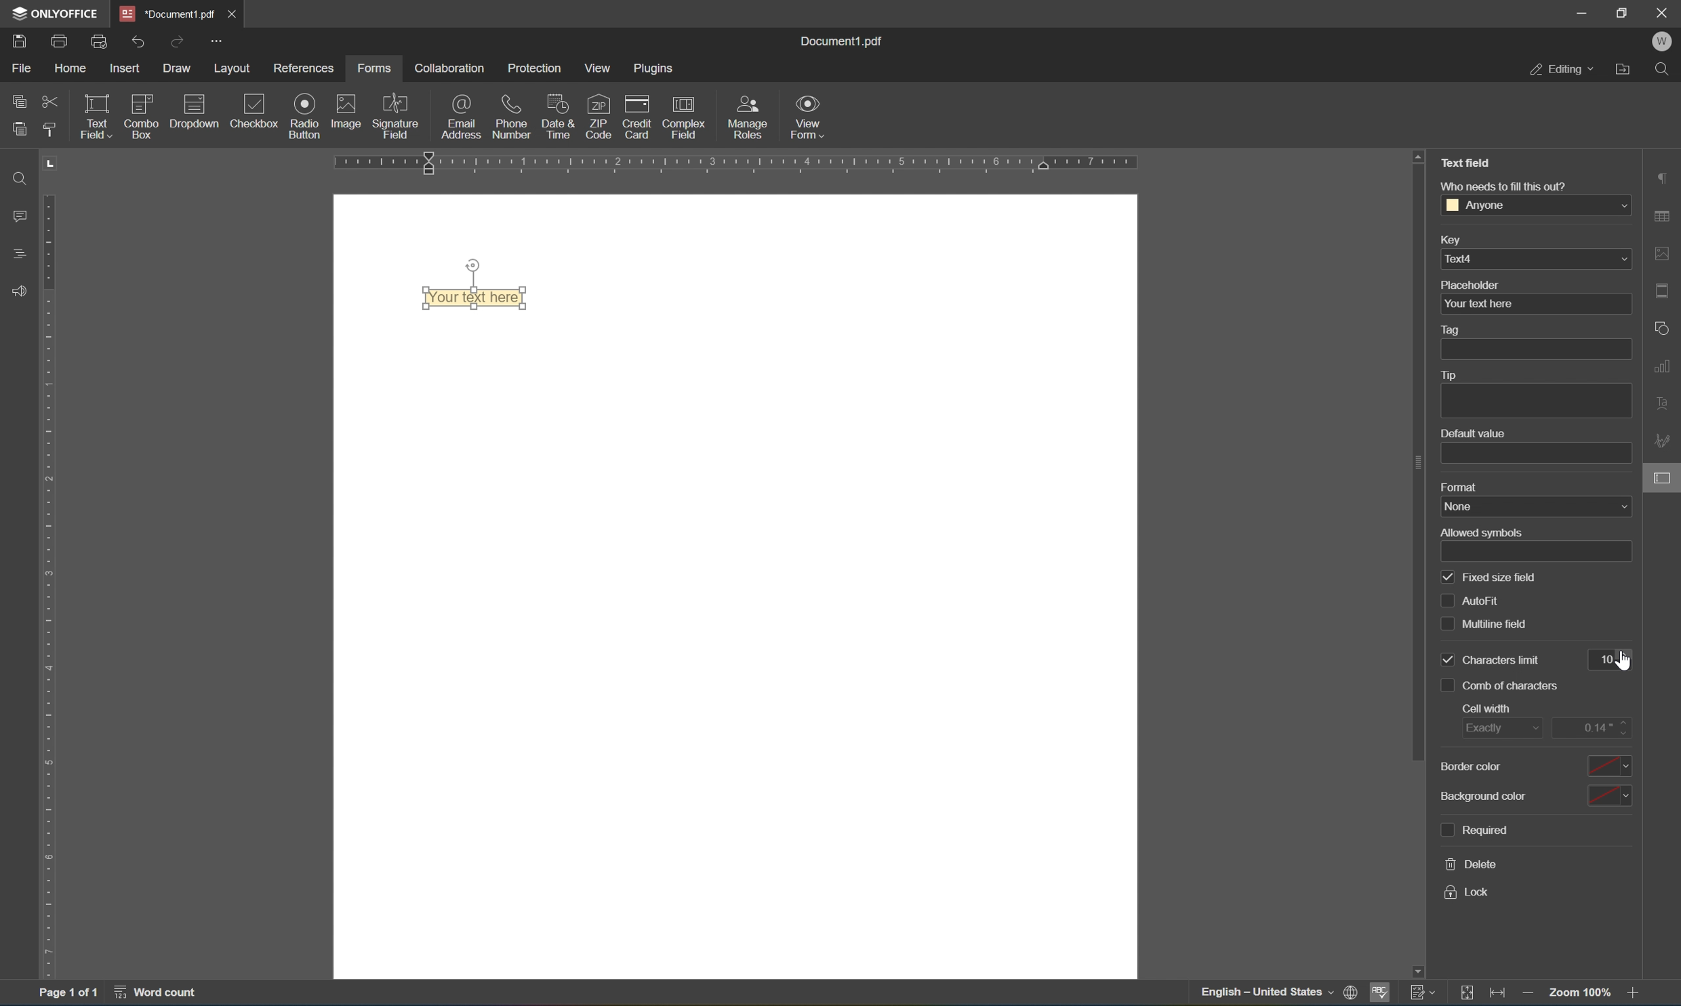 This screenshot has width=1681, height=1006. Describe the element at coordinates (1446, 624) in the screenshot. I see `checkbox` at that location.